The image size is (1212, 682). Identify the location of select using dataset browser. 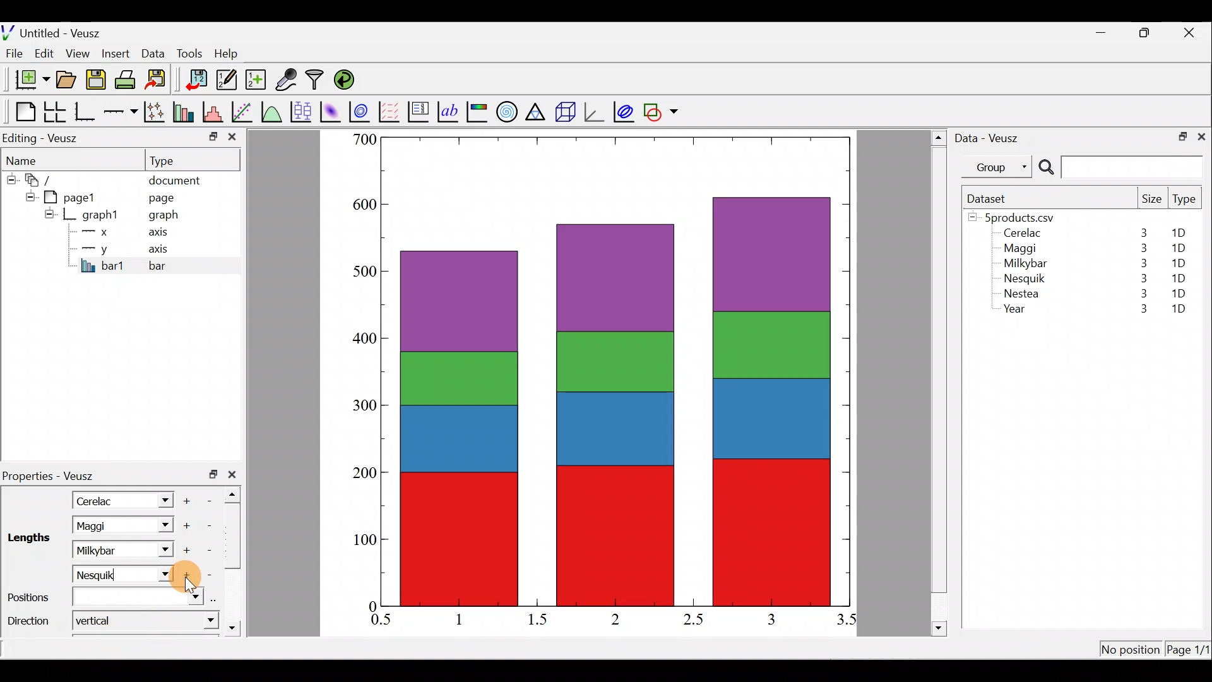
(217, 597).